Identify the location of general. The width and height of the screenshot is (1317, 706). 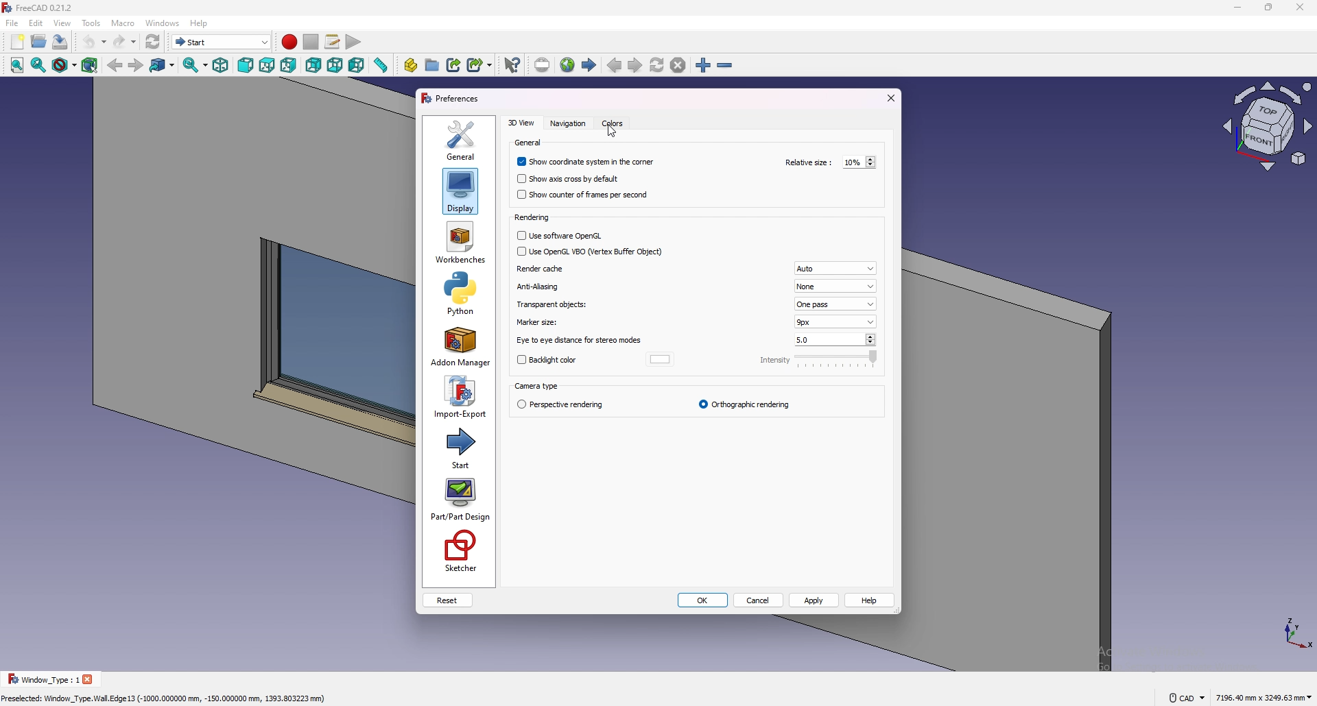
(462, 139).